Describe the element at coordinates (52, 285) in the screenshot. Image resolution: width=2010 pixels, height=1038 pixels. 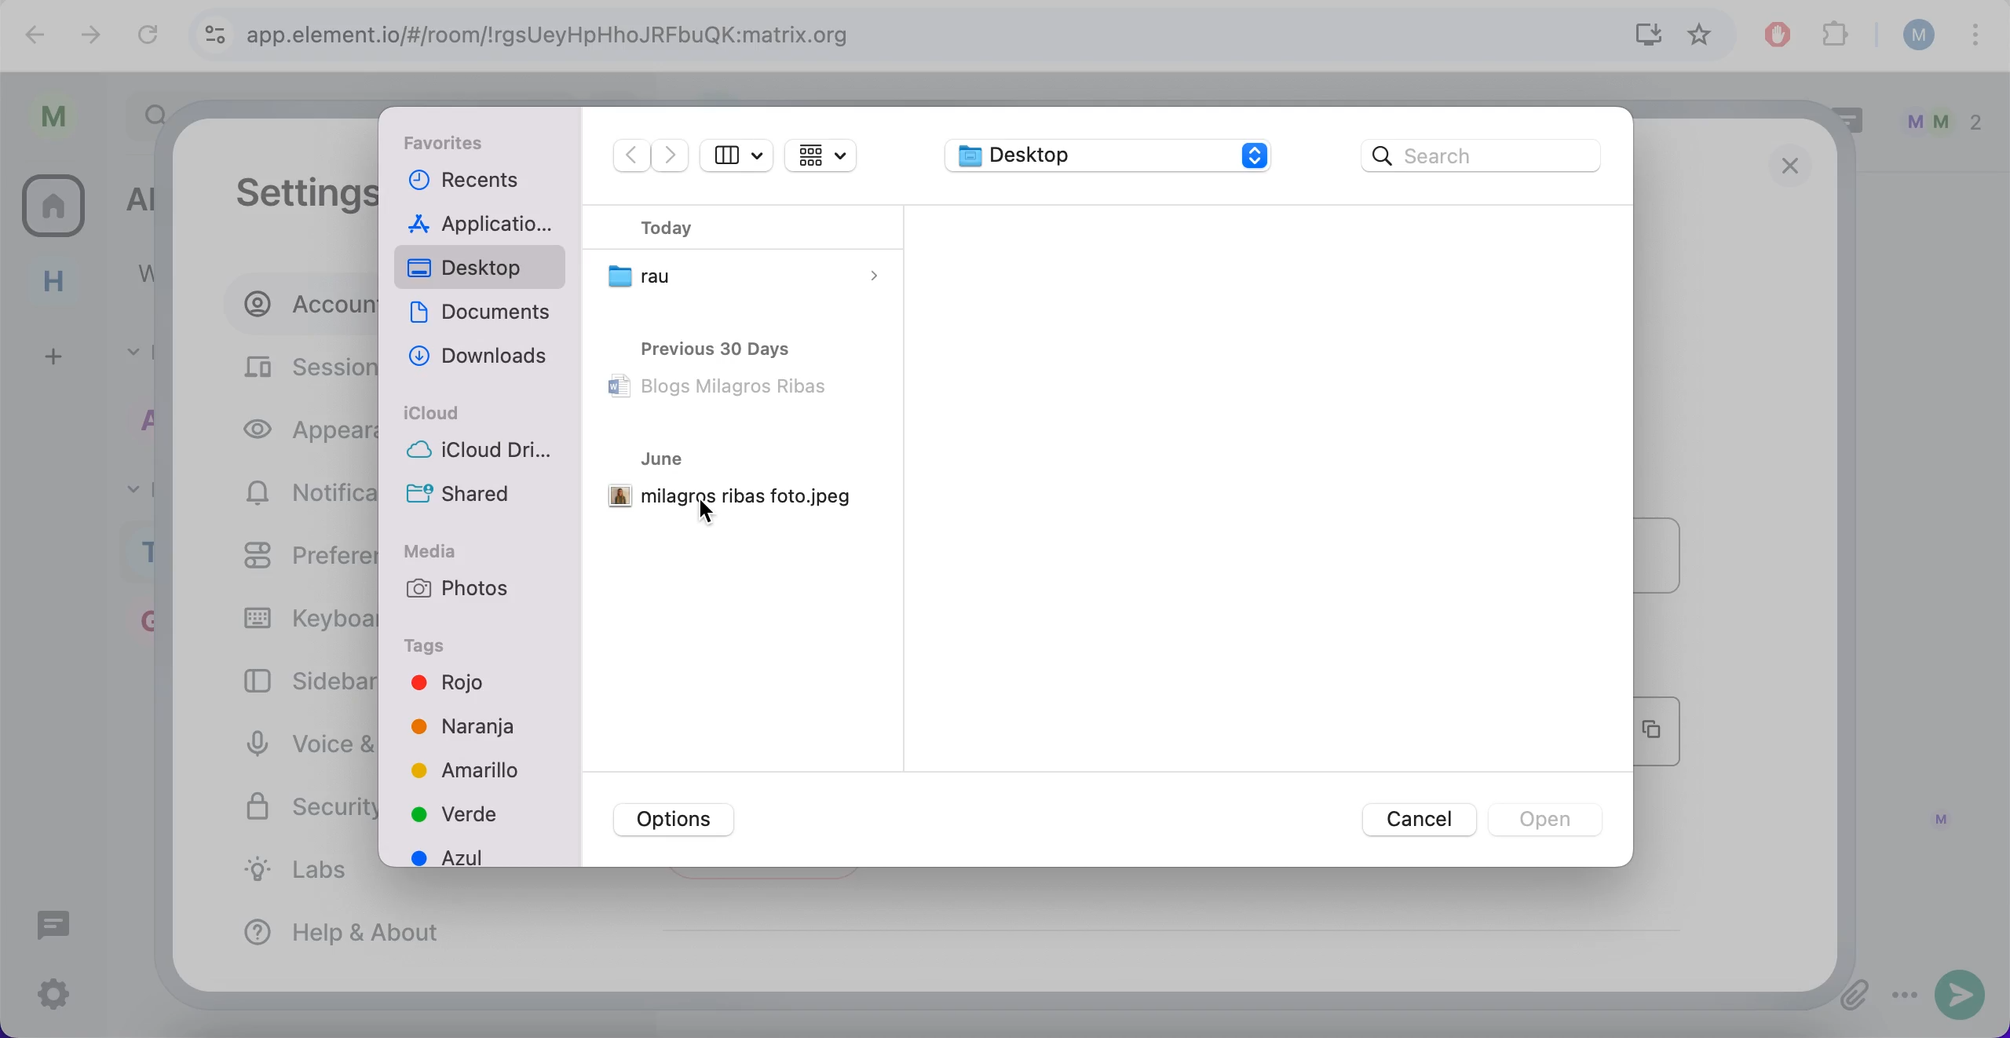
I see `home` at that location.